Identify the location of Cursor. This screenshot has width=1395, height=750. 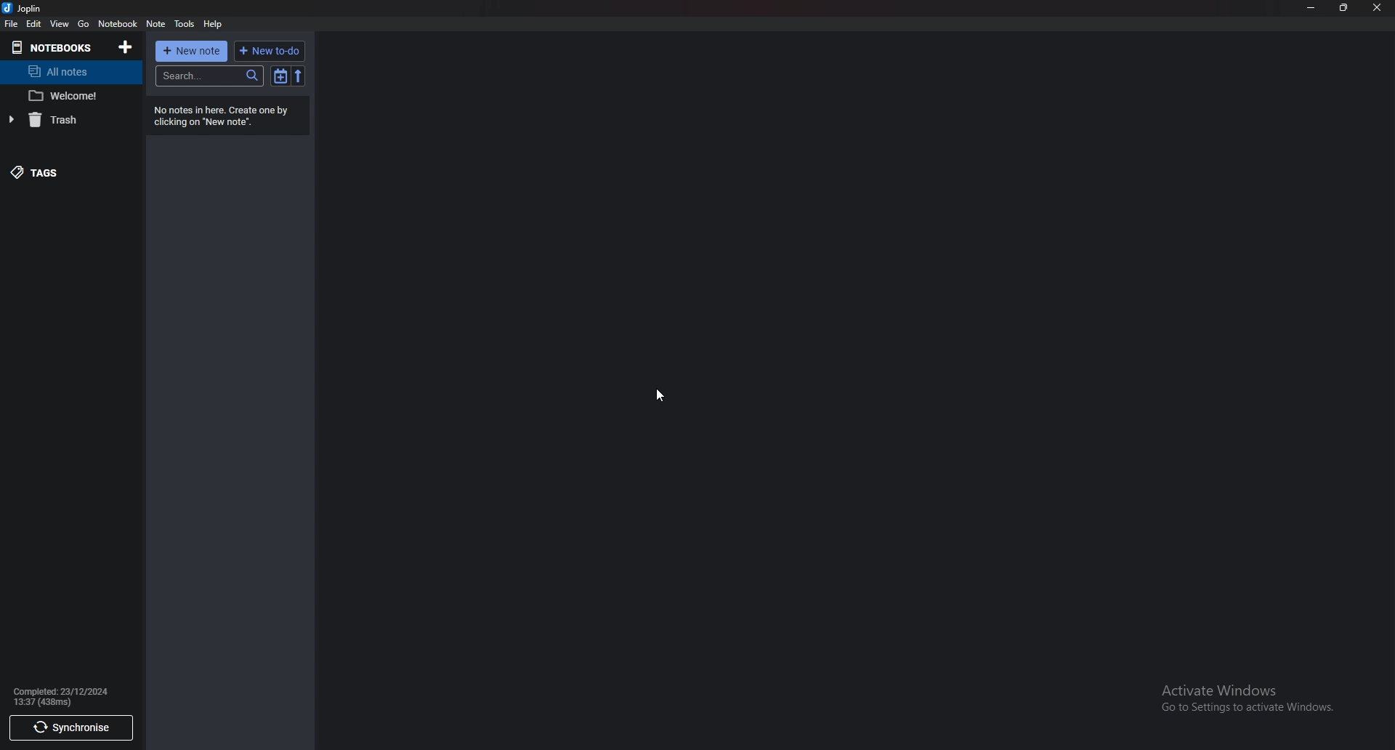
(663, 395).